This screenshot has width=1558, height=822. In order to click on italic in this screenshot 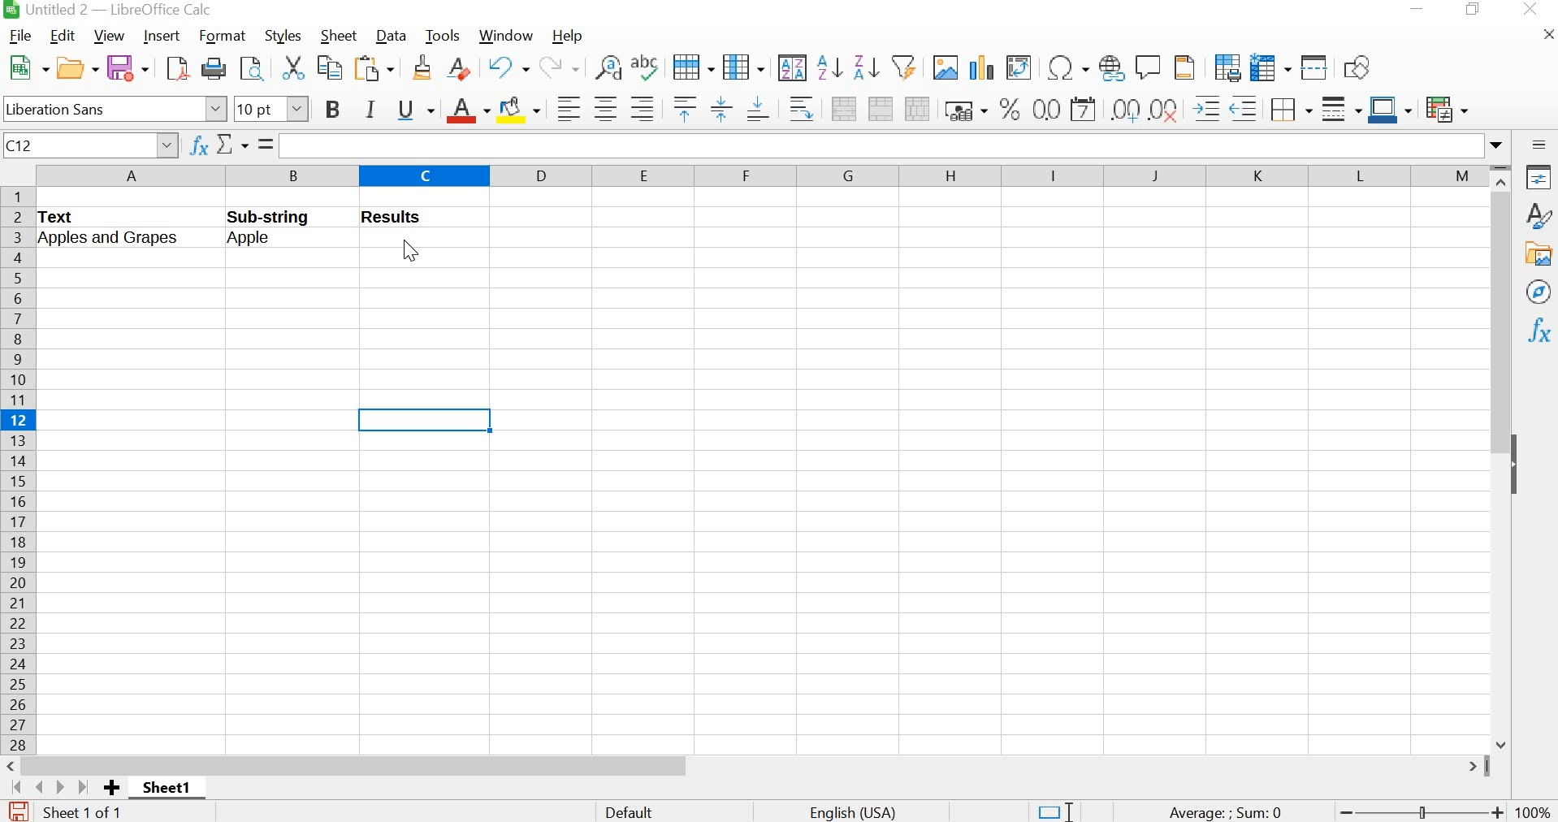, I will do `click(369, 108)`.